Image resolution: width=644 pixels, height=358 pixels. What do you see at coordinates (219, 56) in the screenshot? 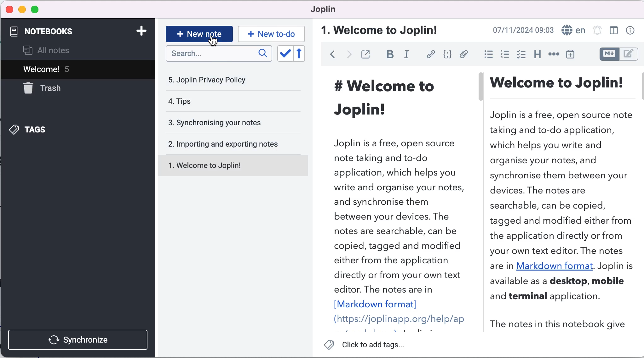
I see `search` at bounding box center [219, 56].